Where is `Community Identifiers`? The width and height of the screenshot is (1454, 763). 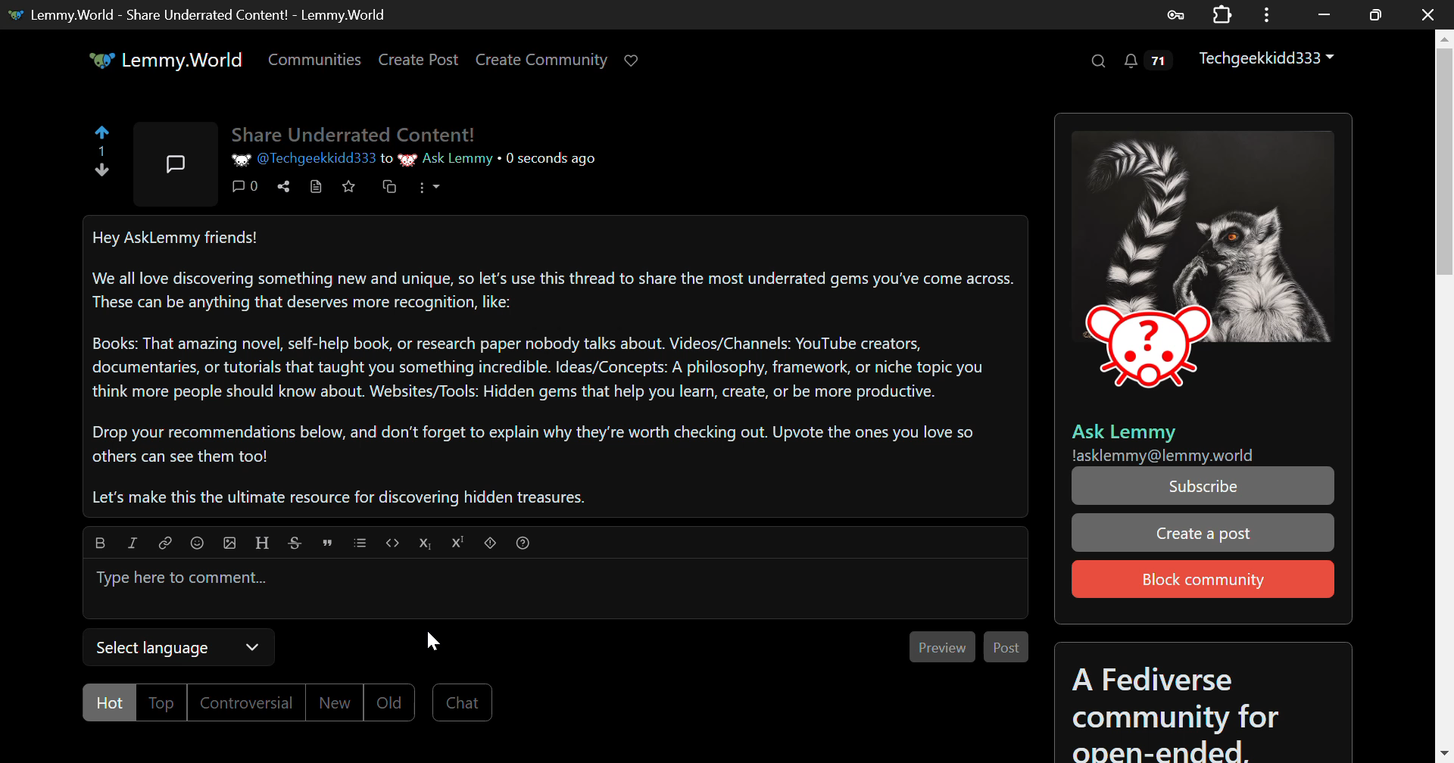 Community Identifiers is located at coordinates (1200, 441).